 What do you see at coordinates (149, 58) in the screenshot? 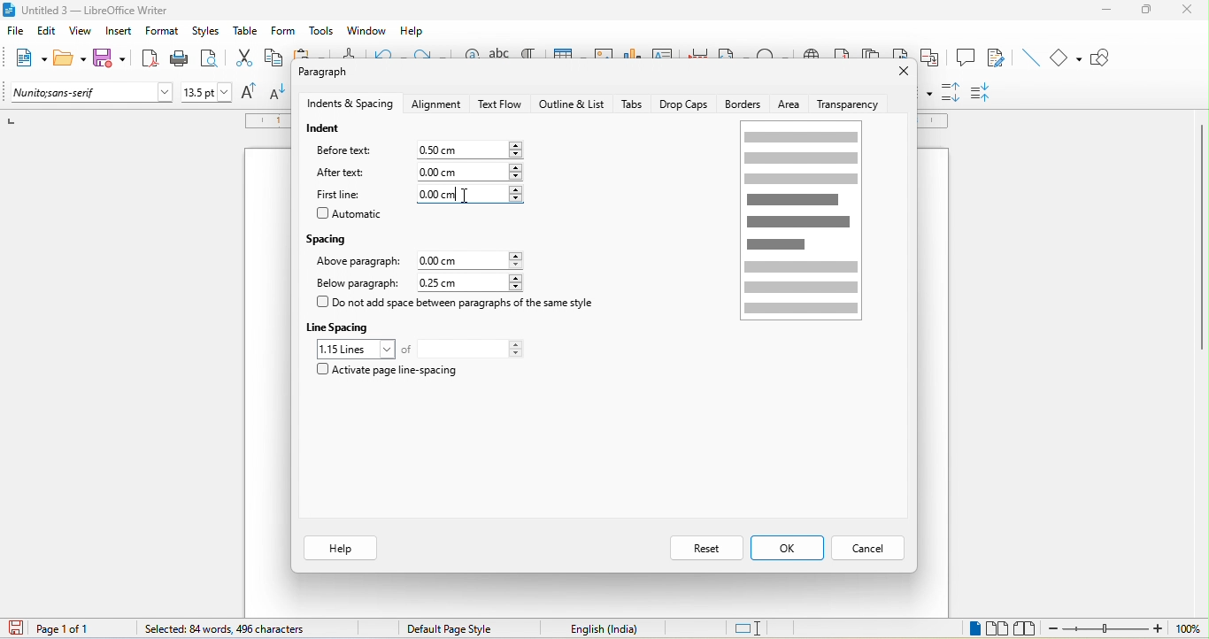
I see `export directly as pdf` at bounding box center [149, 58].